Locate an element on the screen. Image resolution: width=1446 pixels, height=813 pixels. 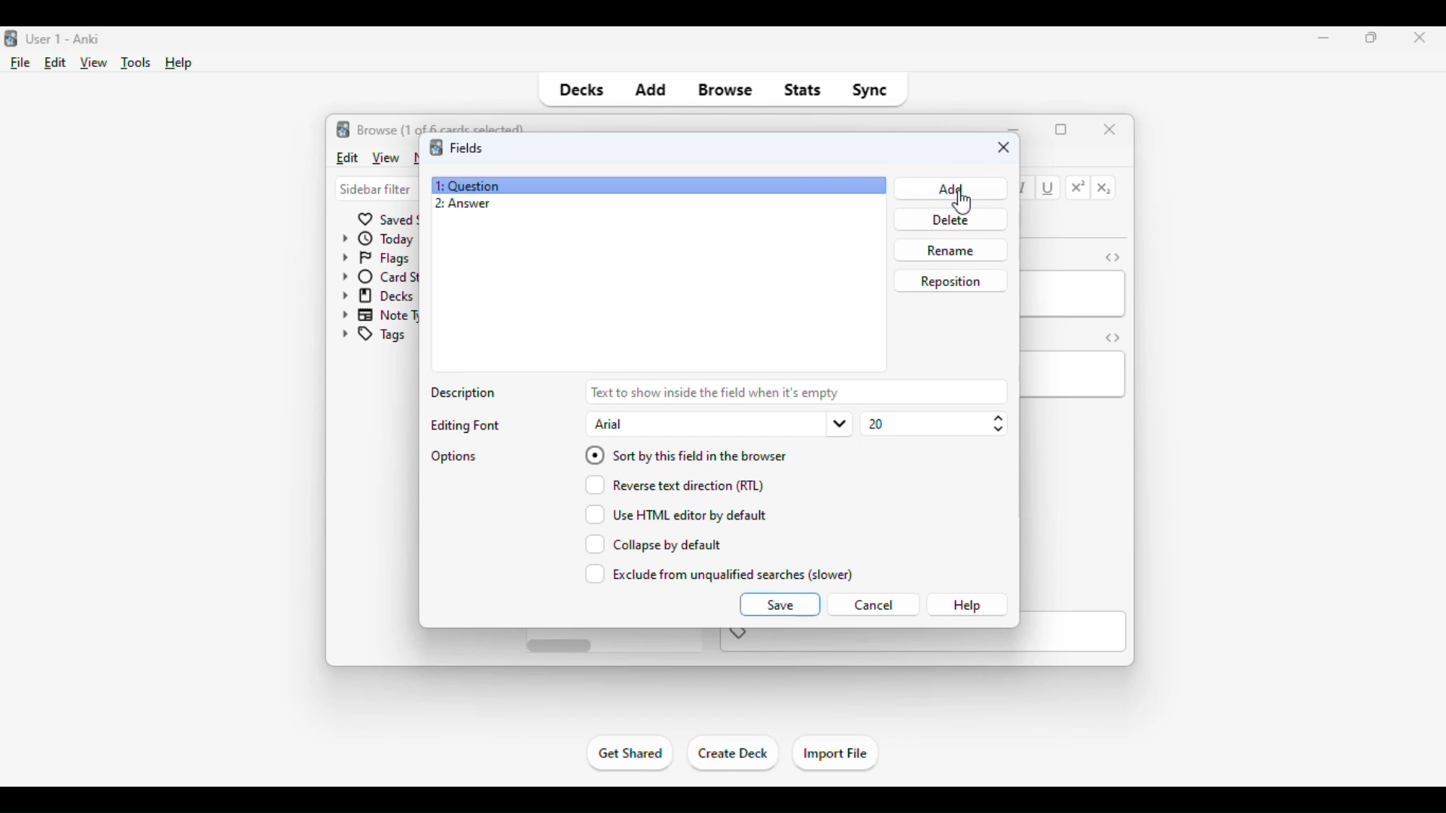
minimize is located at coordinates (1324, 37).